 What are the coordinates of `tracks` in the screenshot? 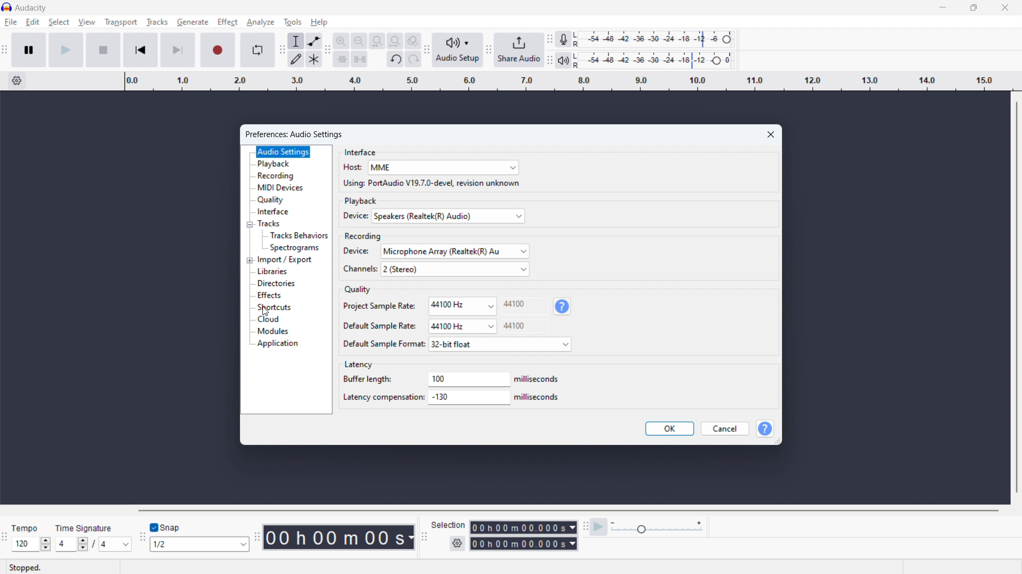 It's located at (158, 22).